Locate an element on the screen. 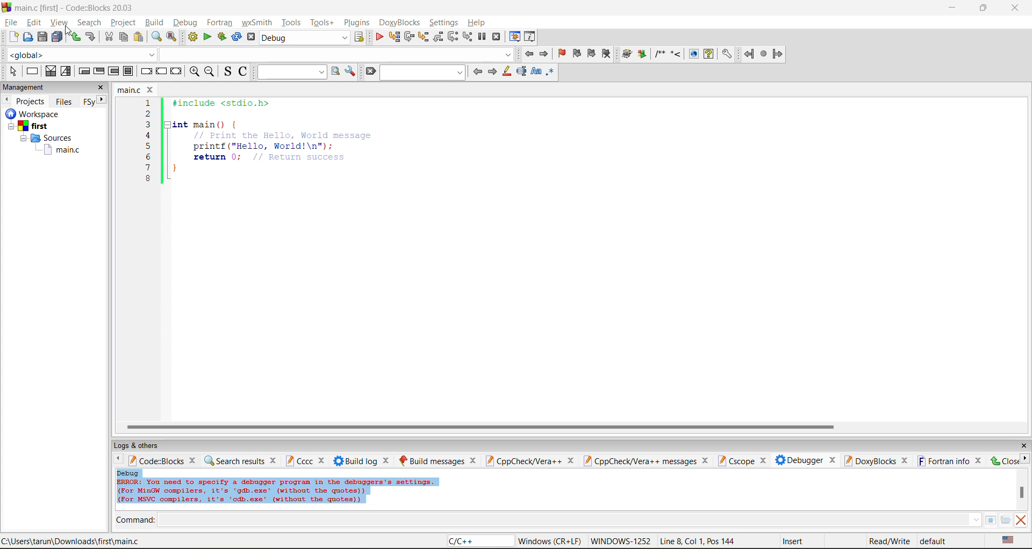 The image size is (1032, 549). run is located at coordinates (206, 37).